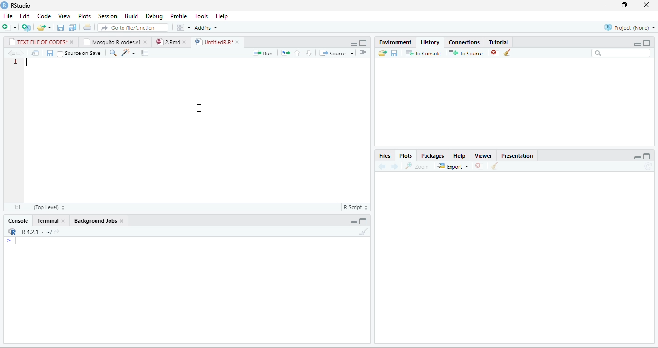 The width and height of the screenshot is (658, 348). I want to click on Help, so click(460, 156).